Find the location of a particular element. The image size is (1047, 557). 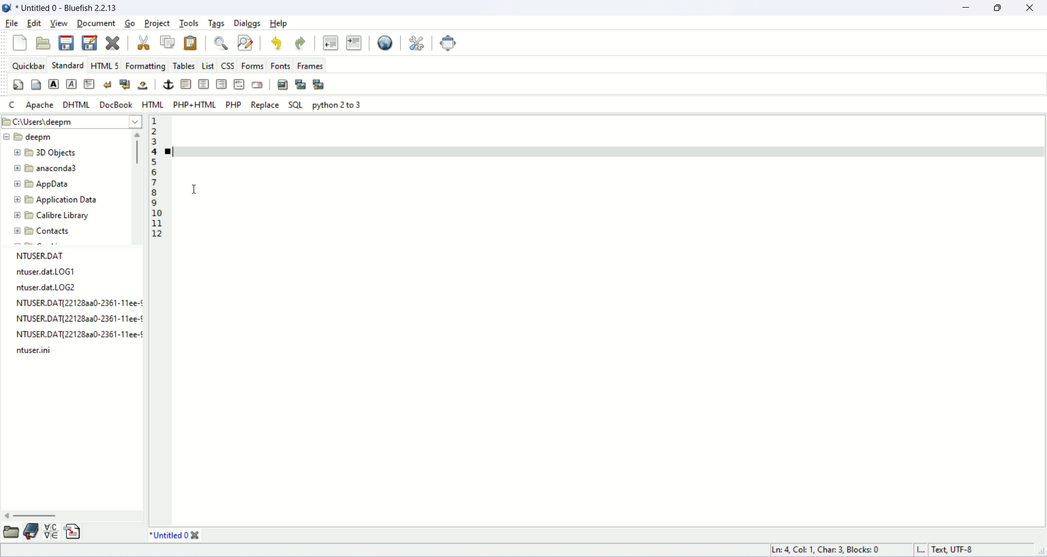

non breaking space is located at coordinates (145, 85).